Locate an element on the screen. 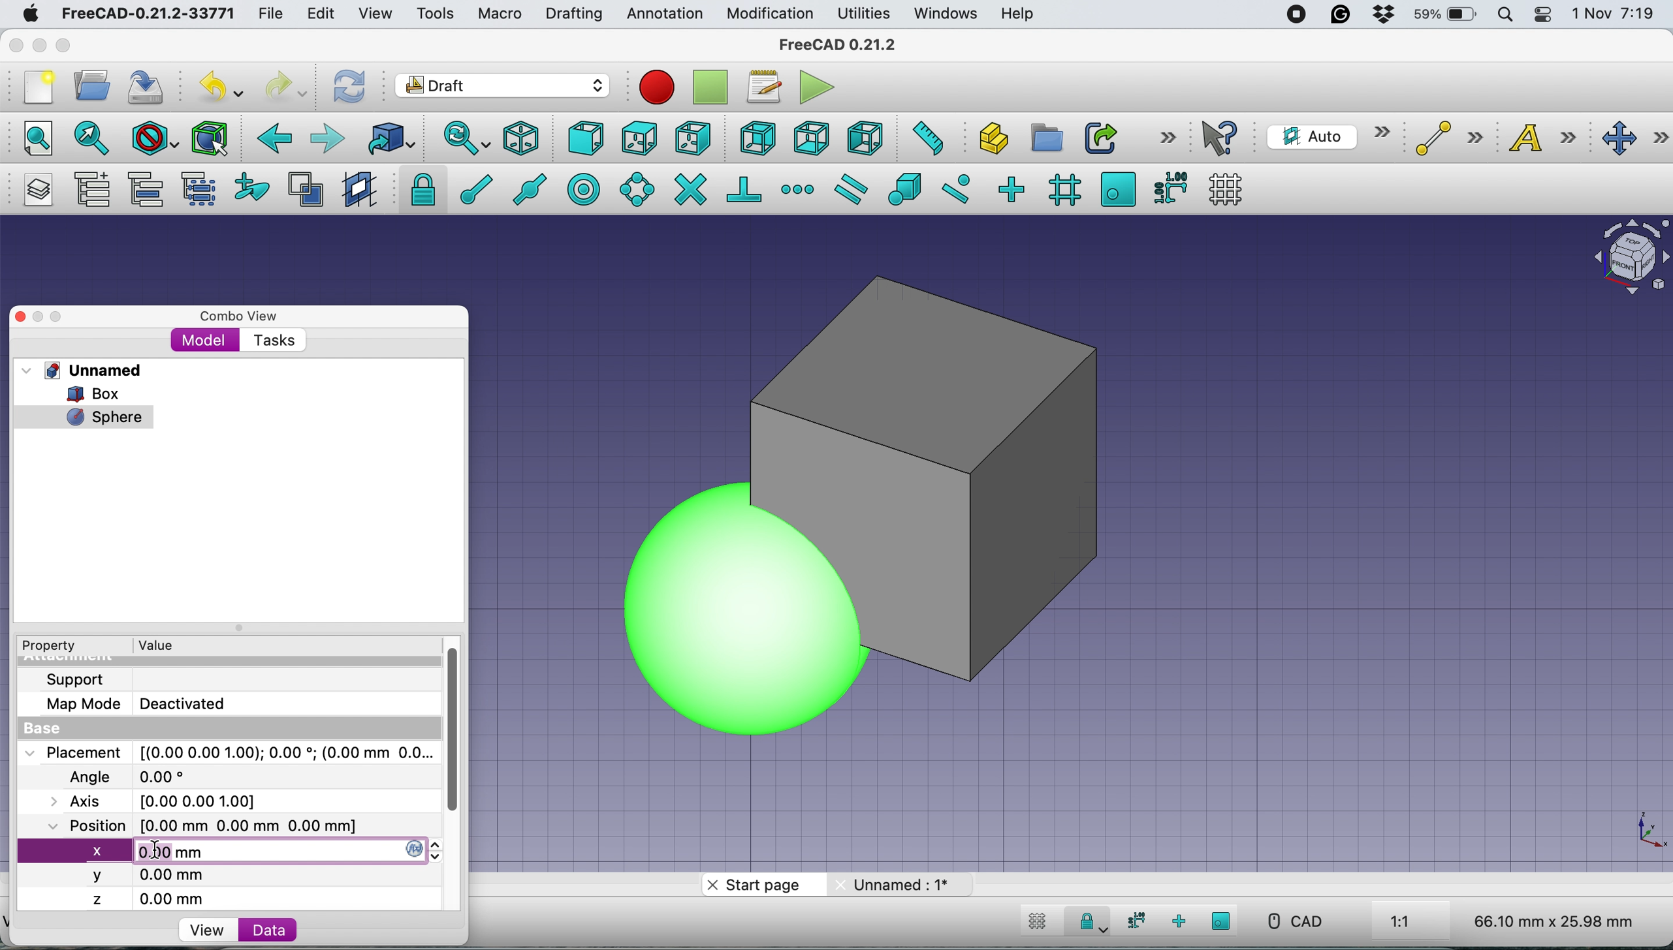  snap ortho is located at coordinates (1181, 921).